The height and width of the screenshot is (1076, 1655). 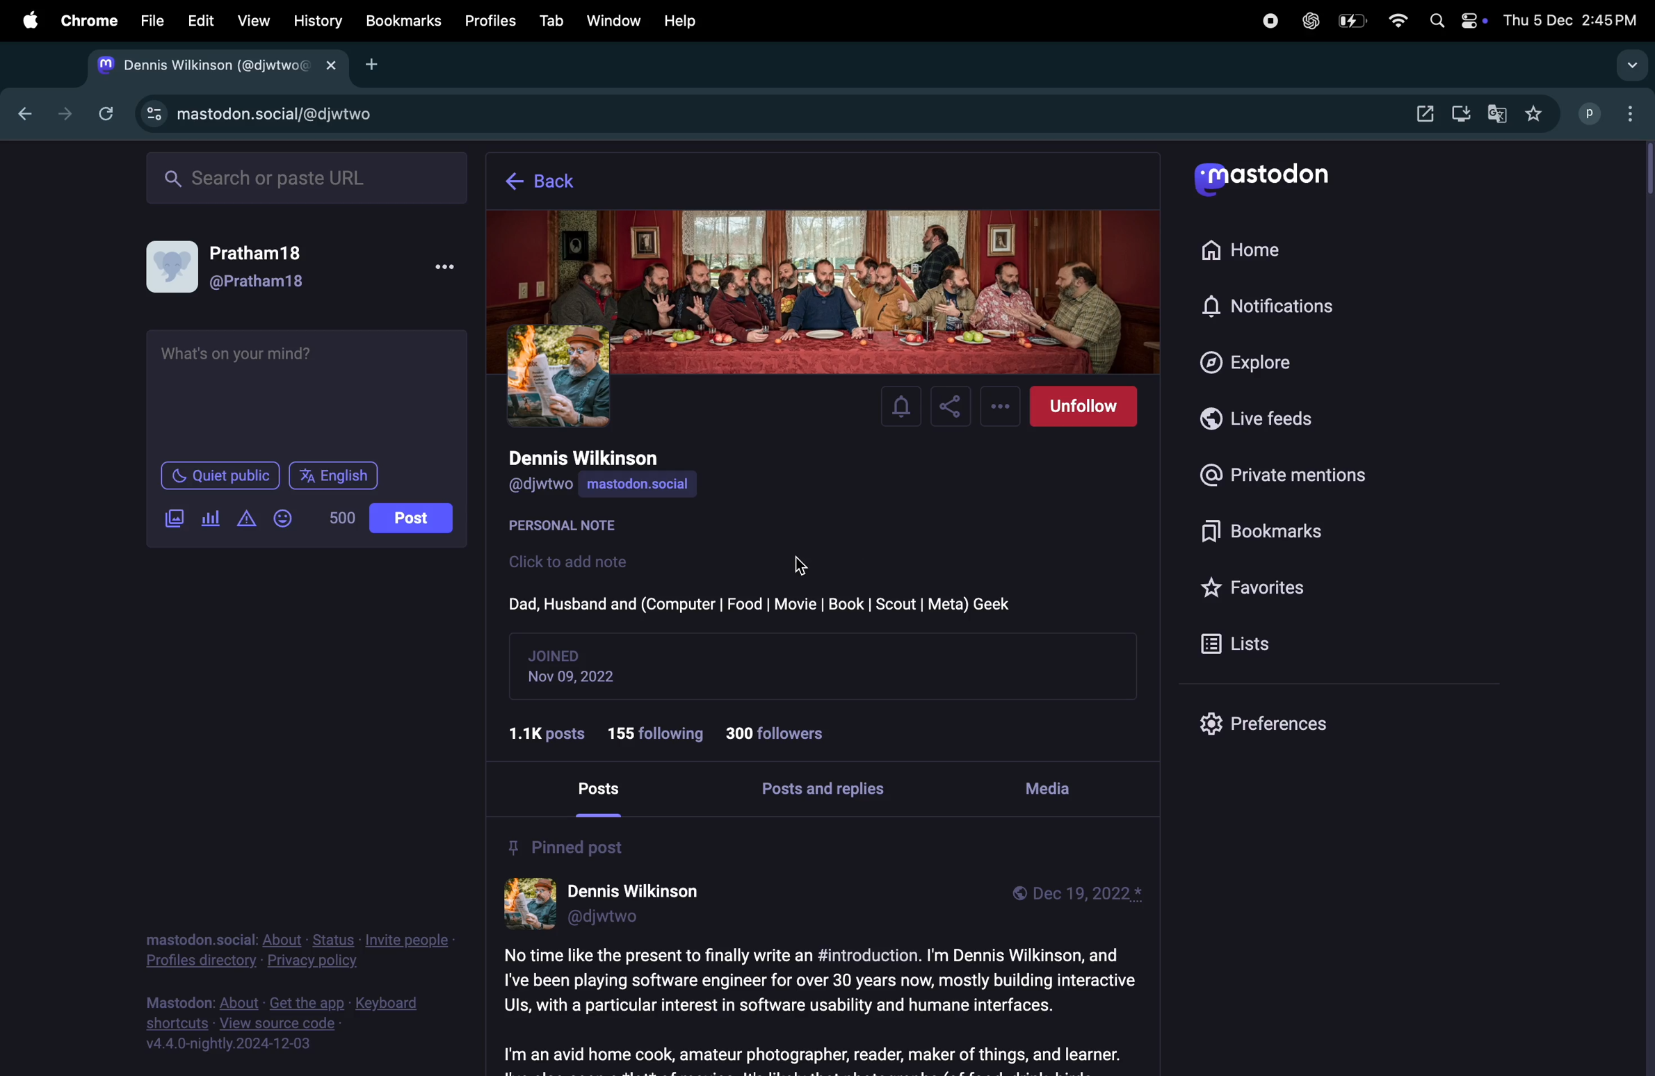 I want to click on share, so click(x=951, y=407).